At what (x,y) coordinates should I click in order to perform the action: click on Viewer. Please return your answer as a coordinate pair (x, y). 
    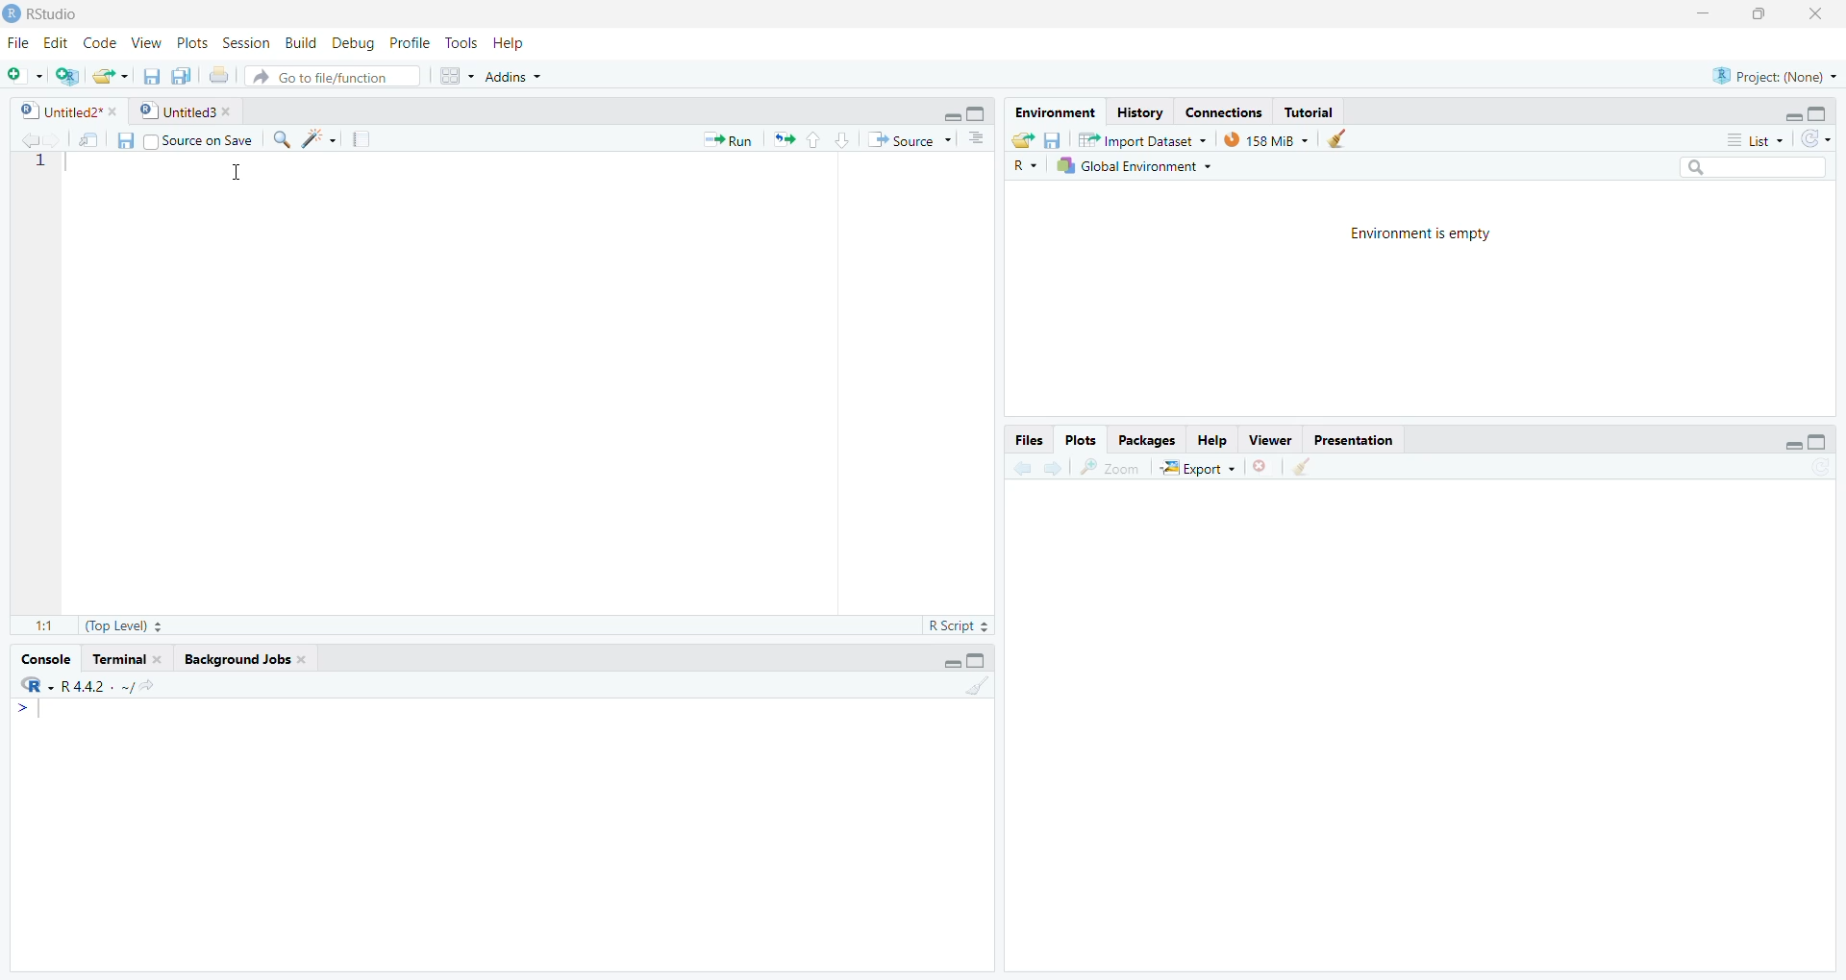
    Looking at the image, I should click on (1271, 440).